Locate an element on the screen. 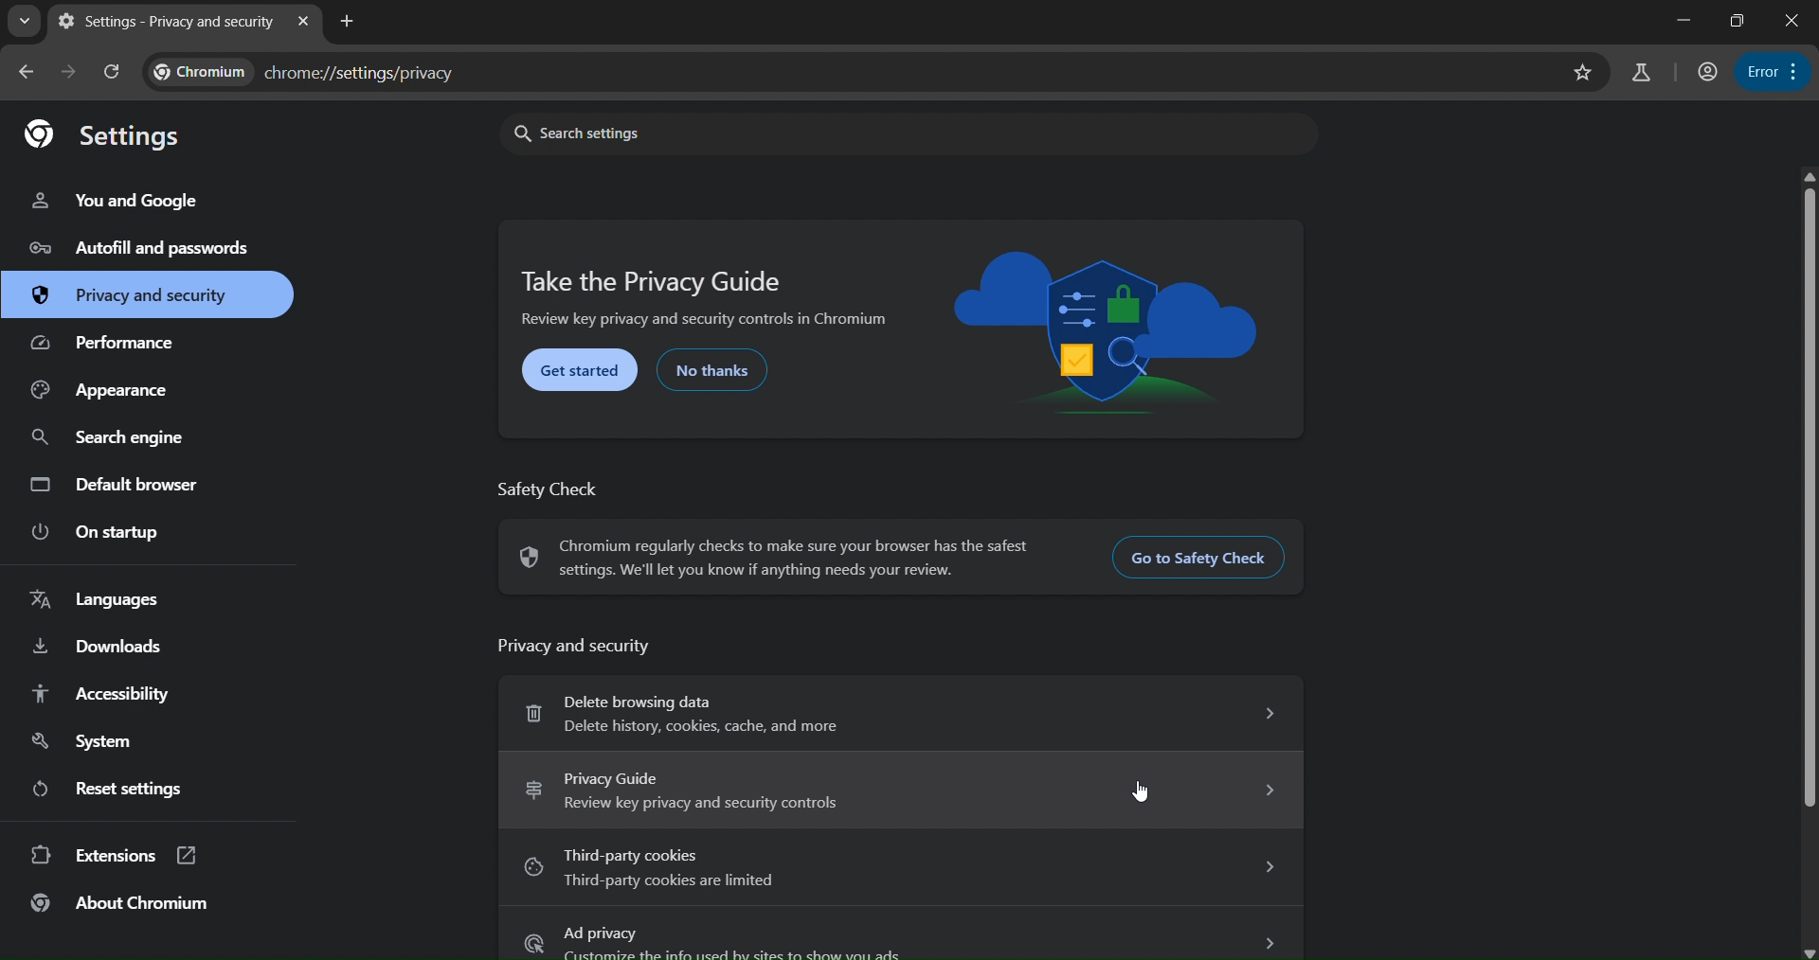 The height and width of the screenshot is (960, 1819). on startup is located at coordinates (98, 532).